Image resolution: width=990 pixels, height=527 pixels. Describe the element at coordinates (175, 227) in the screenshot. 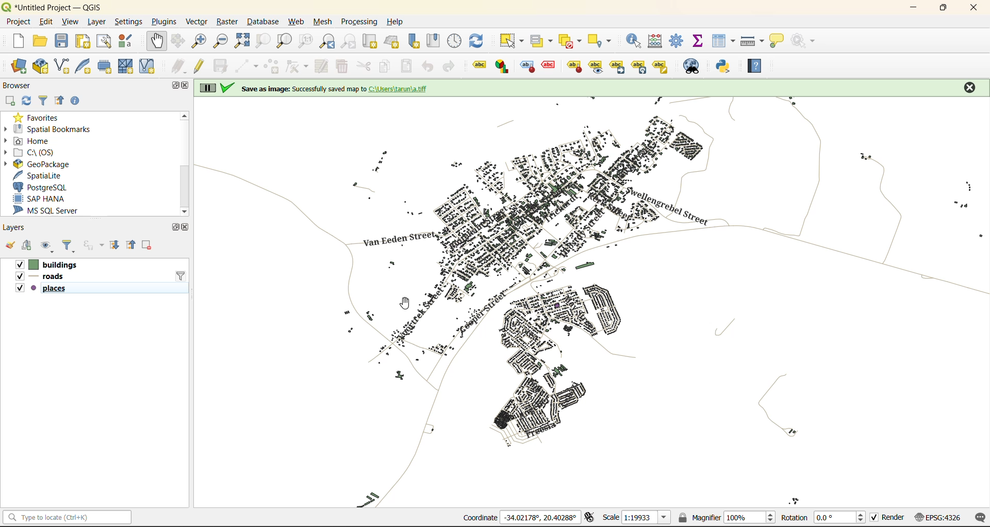

I see `maximize` at that location.